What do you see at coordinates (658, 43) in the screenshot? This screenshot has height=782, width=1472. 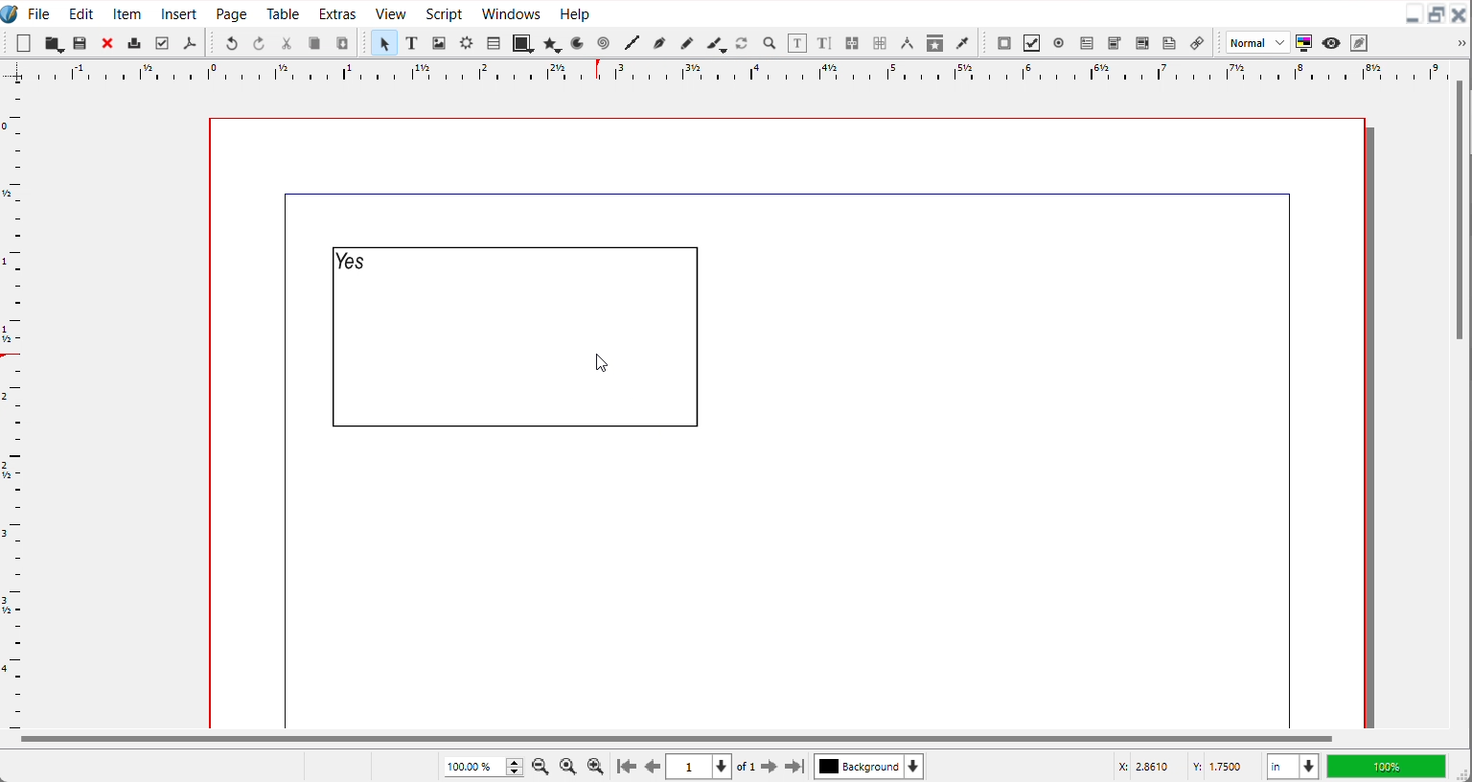 I see `Bezier curve` at bounding box center [658, 43].